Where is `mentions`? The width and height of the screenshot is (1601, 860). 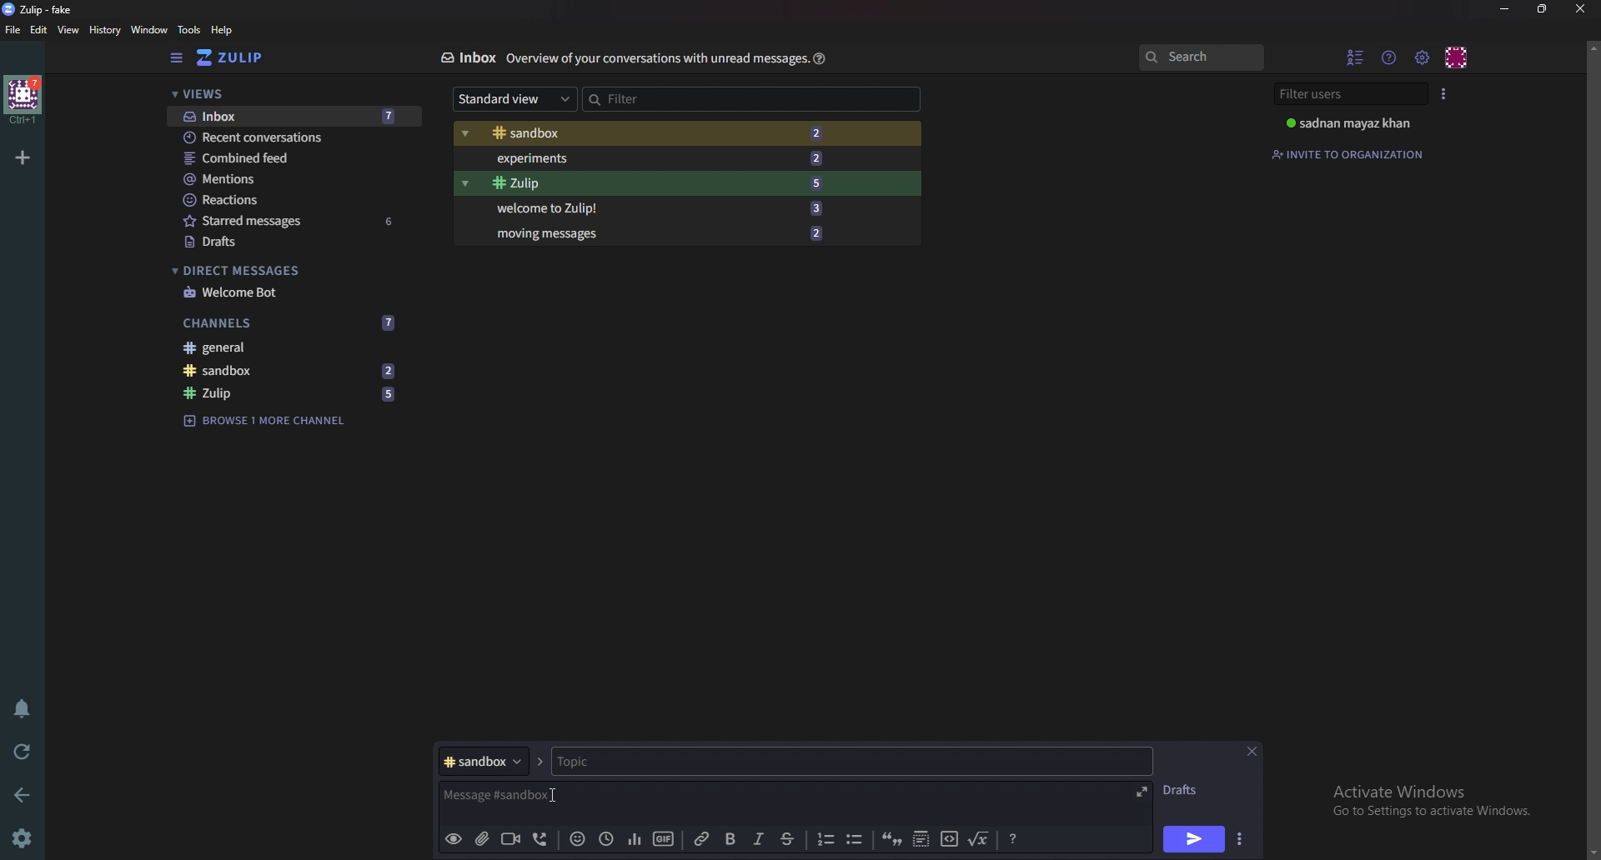
mentions is located at coordinates (294, 180).